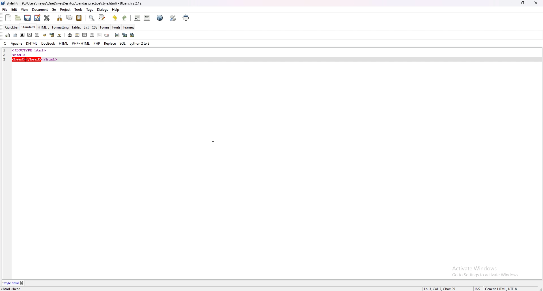 This screenshot has height=291, width=543. Describe the element at coordinates (95, 27) in the screenshot. I see `css` at that location.